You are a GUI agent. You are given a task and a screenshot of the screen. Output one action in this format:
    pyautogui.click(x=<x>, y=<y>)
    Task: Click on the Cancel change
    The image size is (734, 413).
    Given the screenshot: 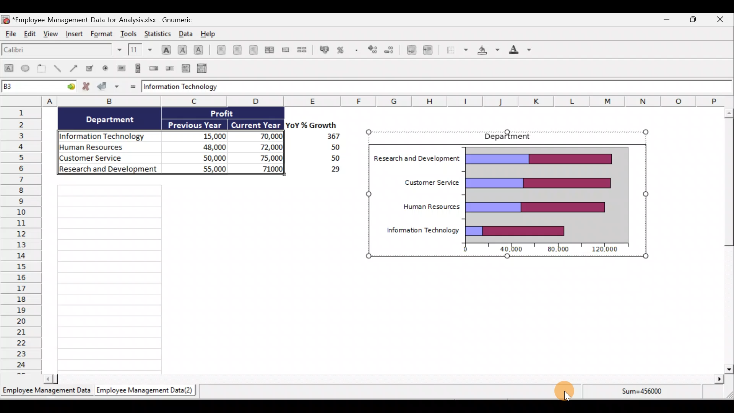 What is the action you would take?
    pyautogui.click(x=86, y=87)
    